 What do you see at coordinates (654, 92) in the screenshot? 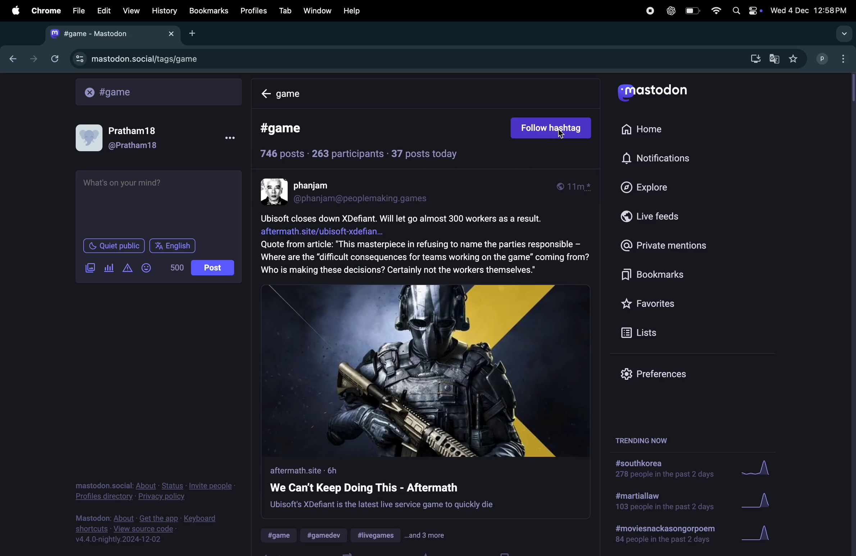
I see `mastodon` at bounding box center [654, 92].